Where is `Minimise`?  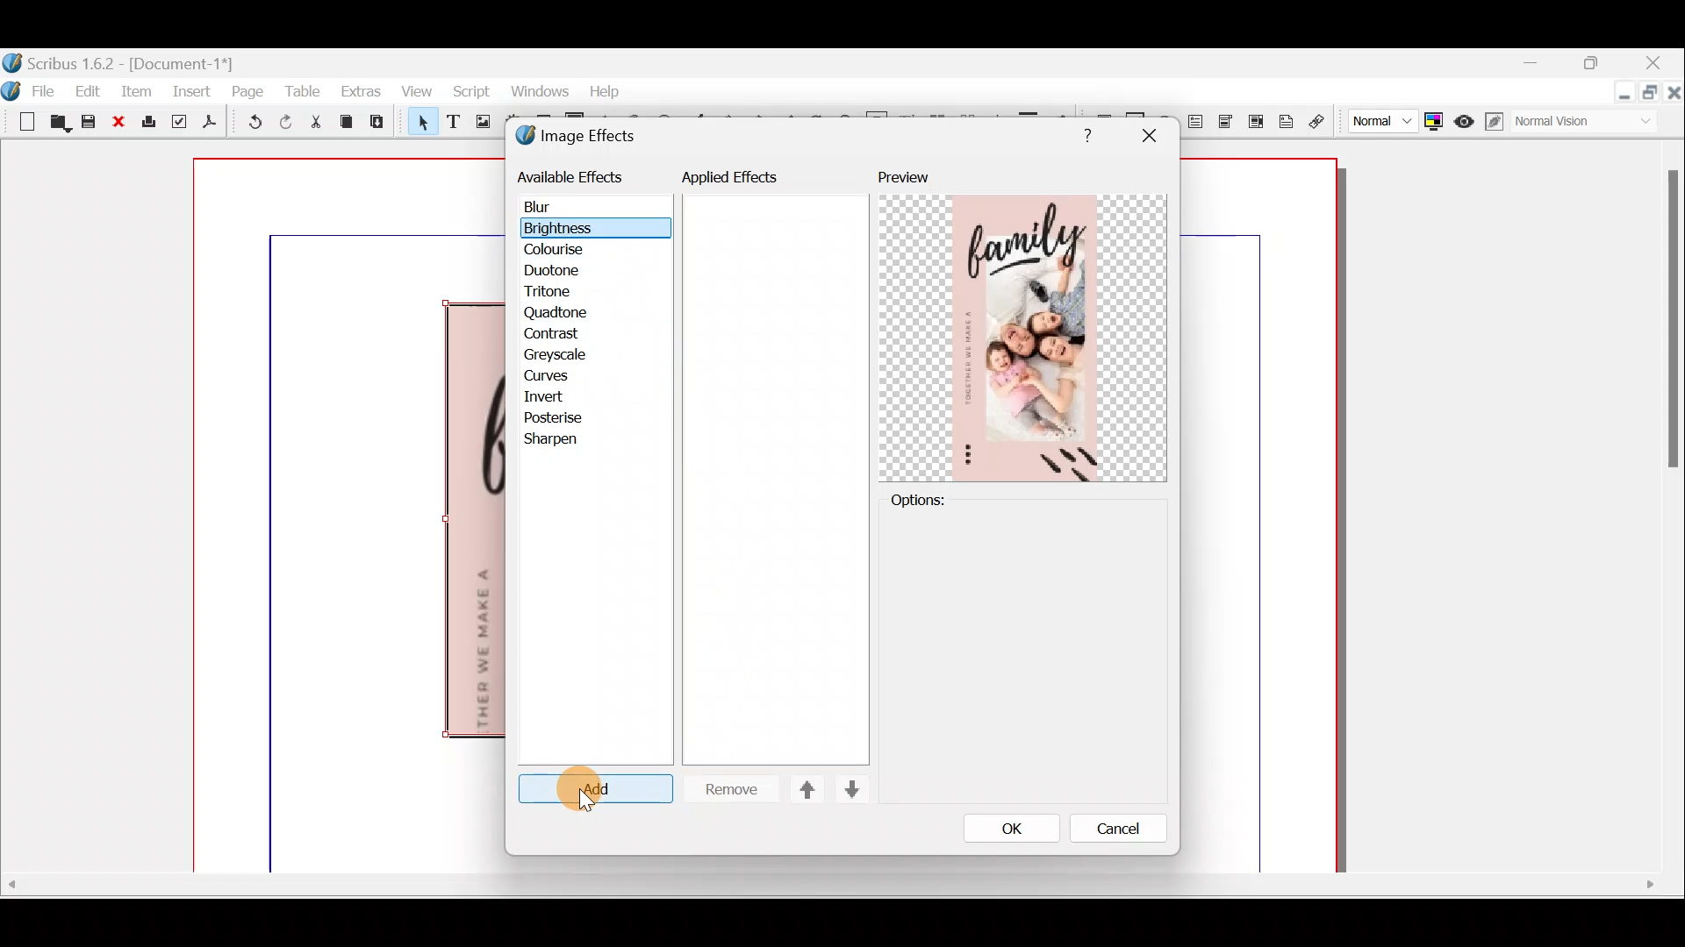
Minimise is located at coordinates (1541, 64).